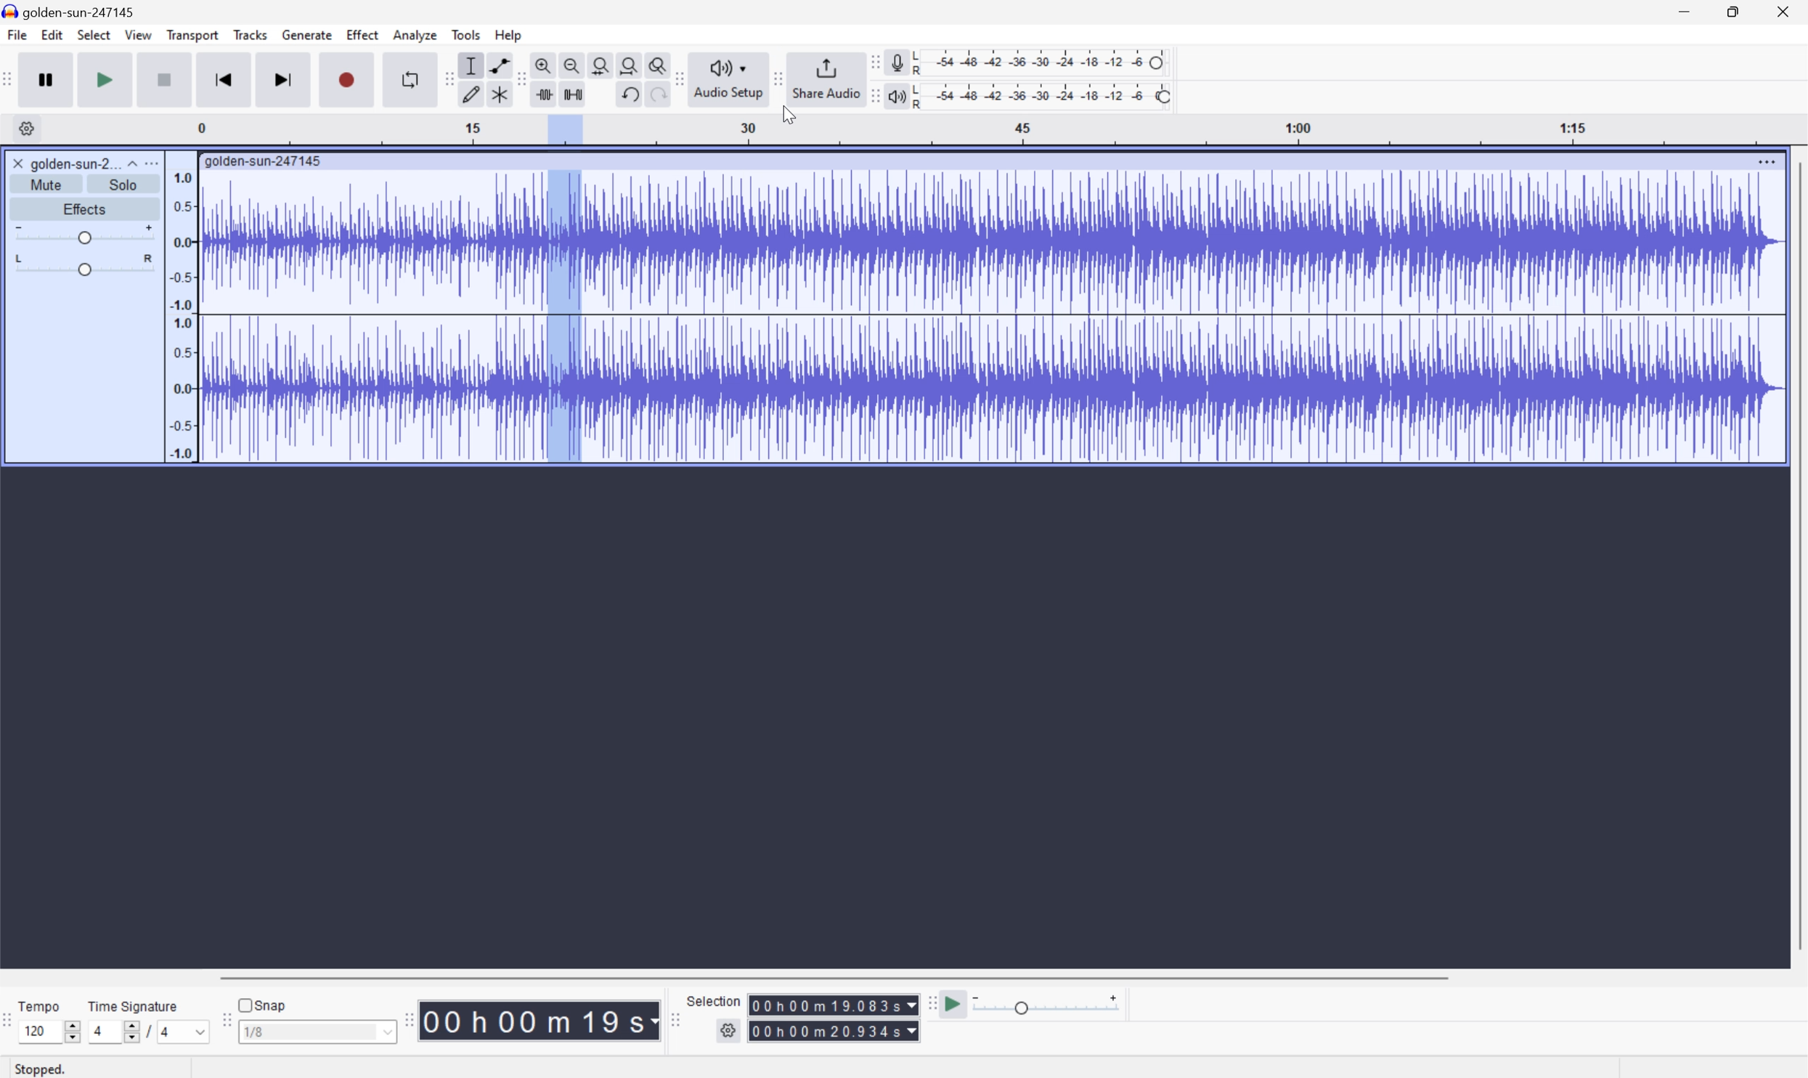  What do you see at coordinates (130, 160) in the screenshot?
I see `Drop Down` at bounding box center [130, 160].